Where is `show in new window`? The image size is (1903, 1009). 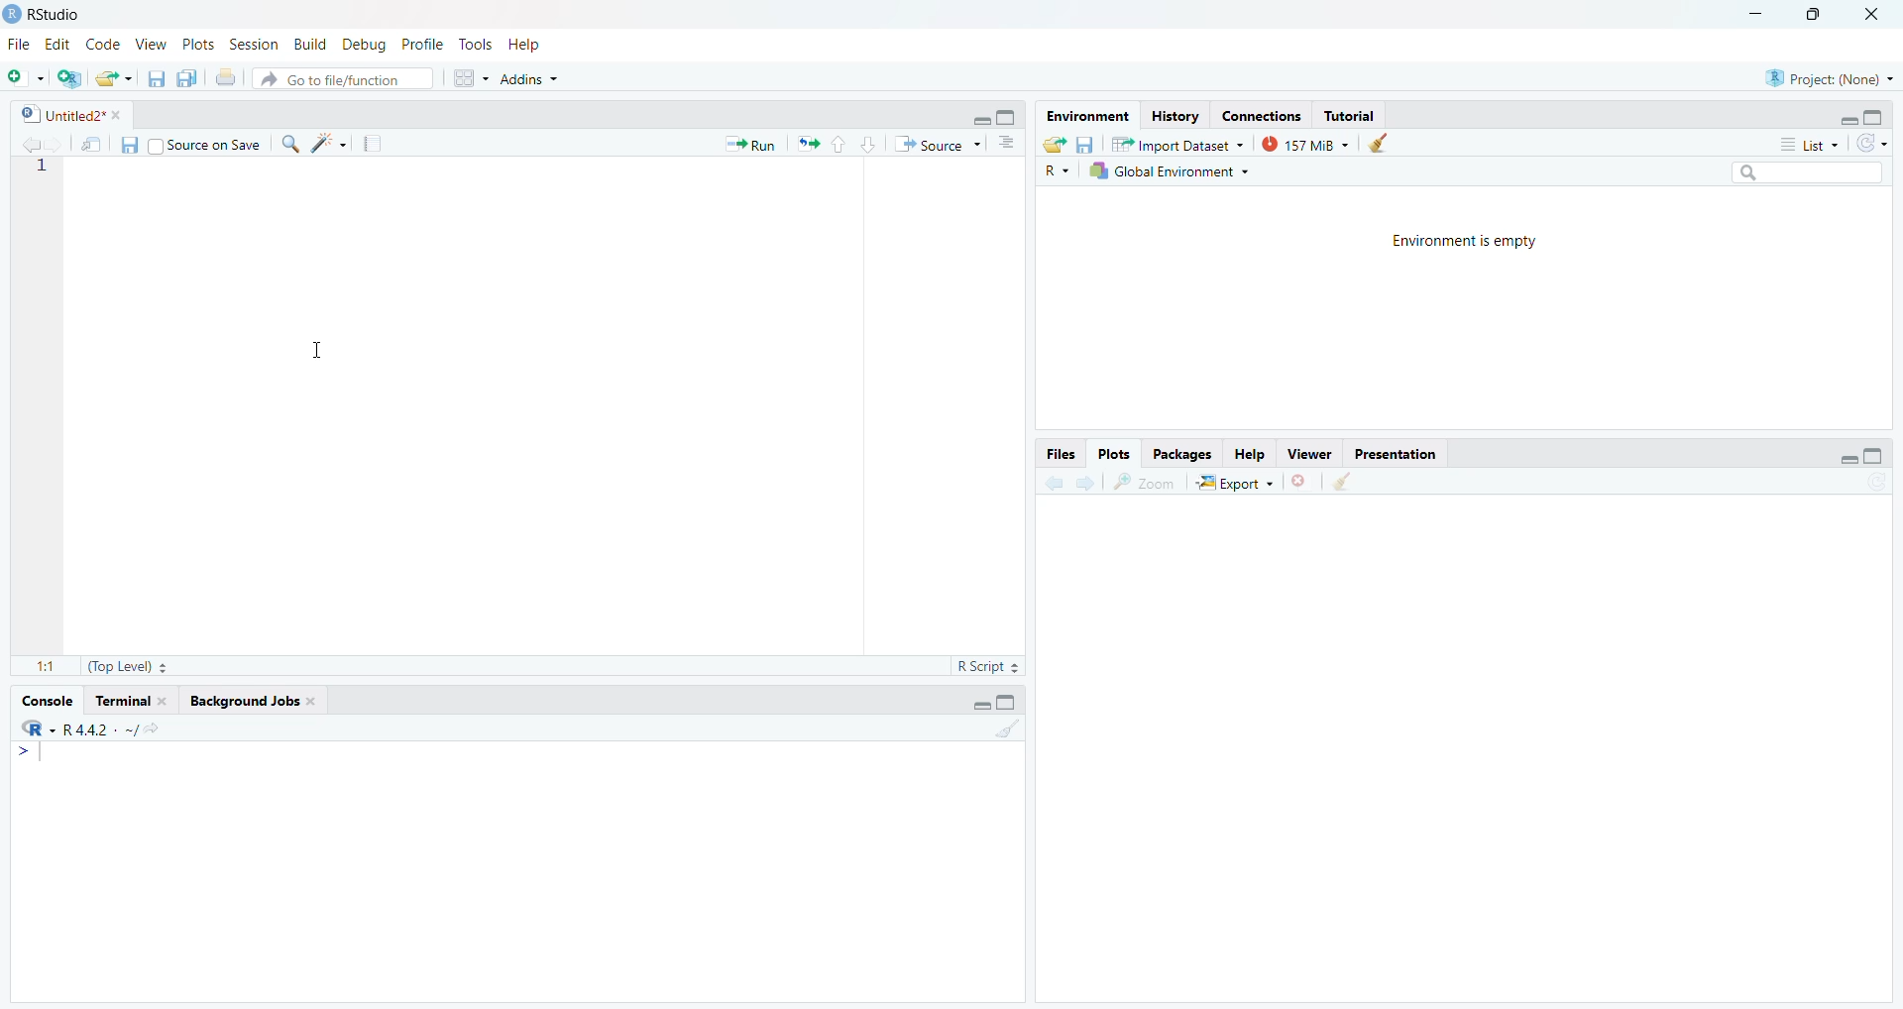
show in new window is located at coordinates (90, 144).